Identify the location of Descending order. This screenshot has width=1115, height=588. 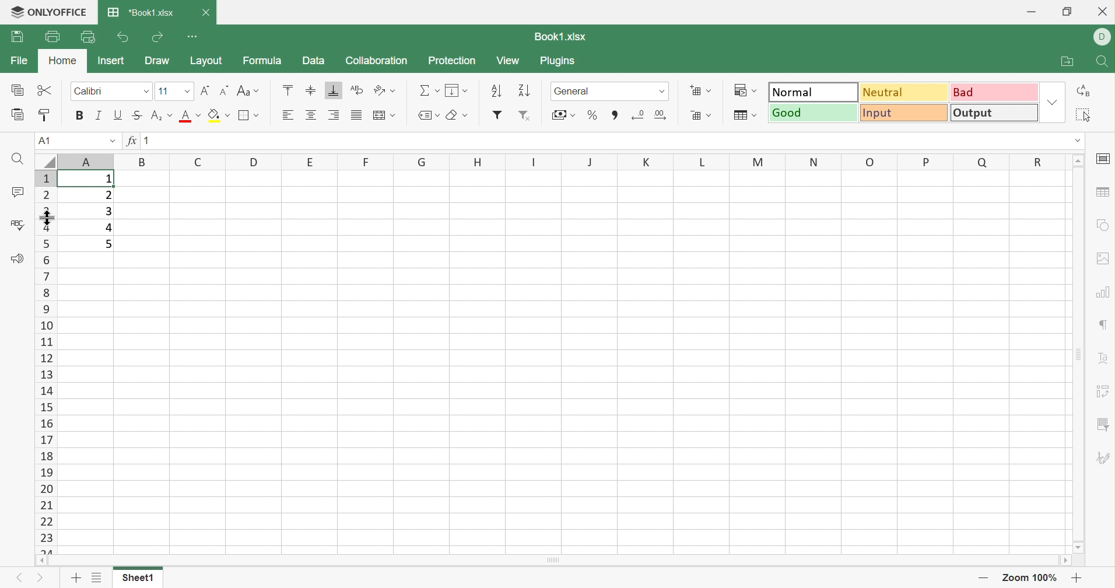
(525, 90).